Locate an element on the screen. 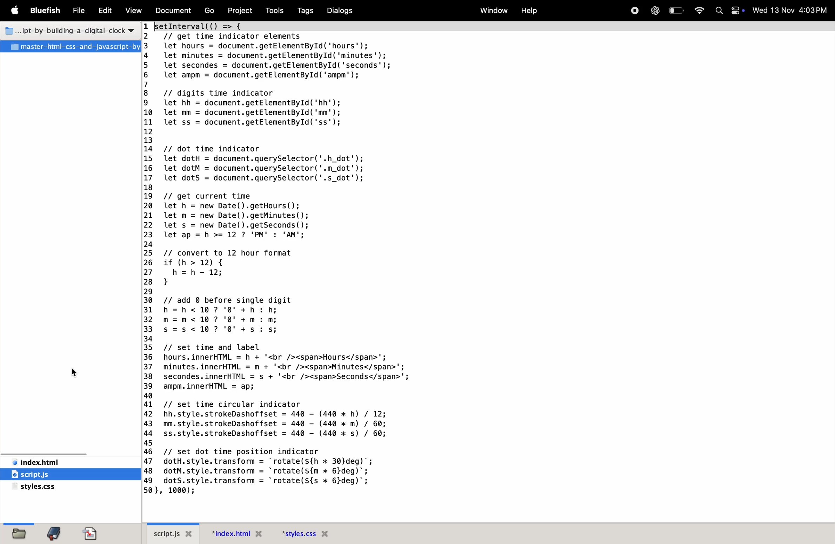 The height and width of the screenshot is (544, 835). cursor is located at coordinates (78, 371).